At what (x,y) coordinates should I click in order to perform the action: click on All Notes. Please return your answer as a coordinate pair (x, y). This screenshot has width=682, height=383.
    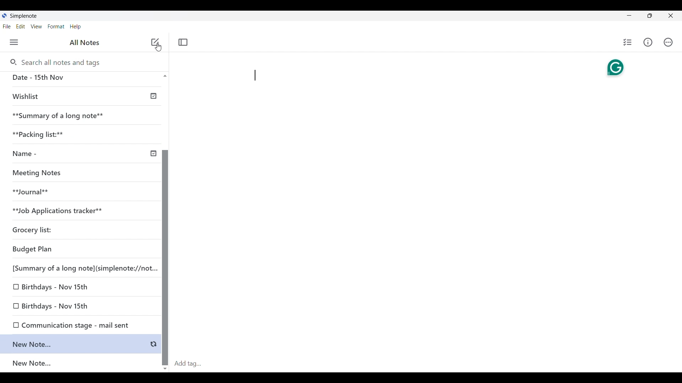
    Looking at the image, I should click on (83, 43).